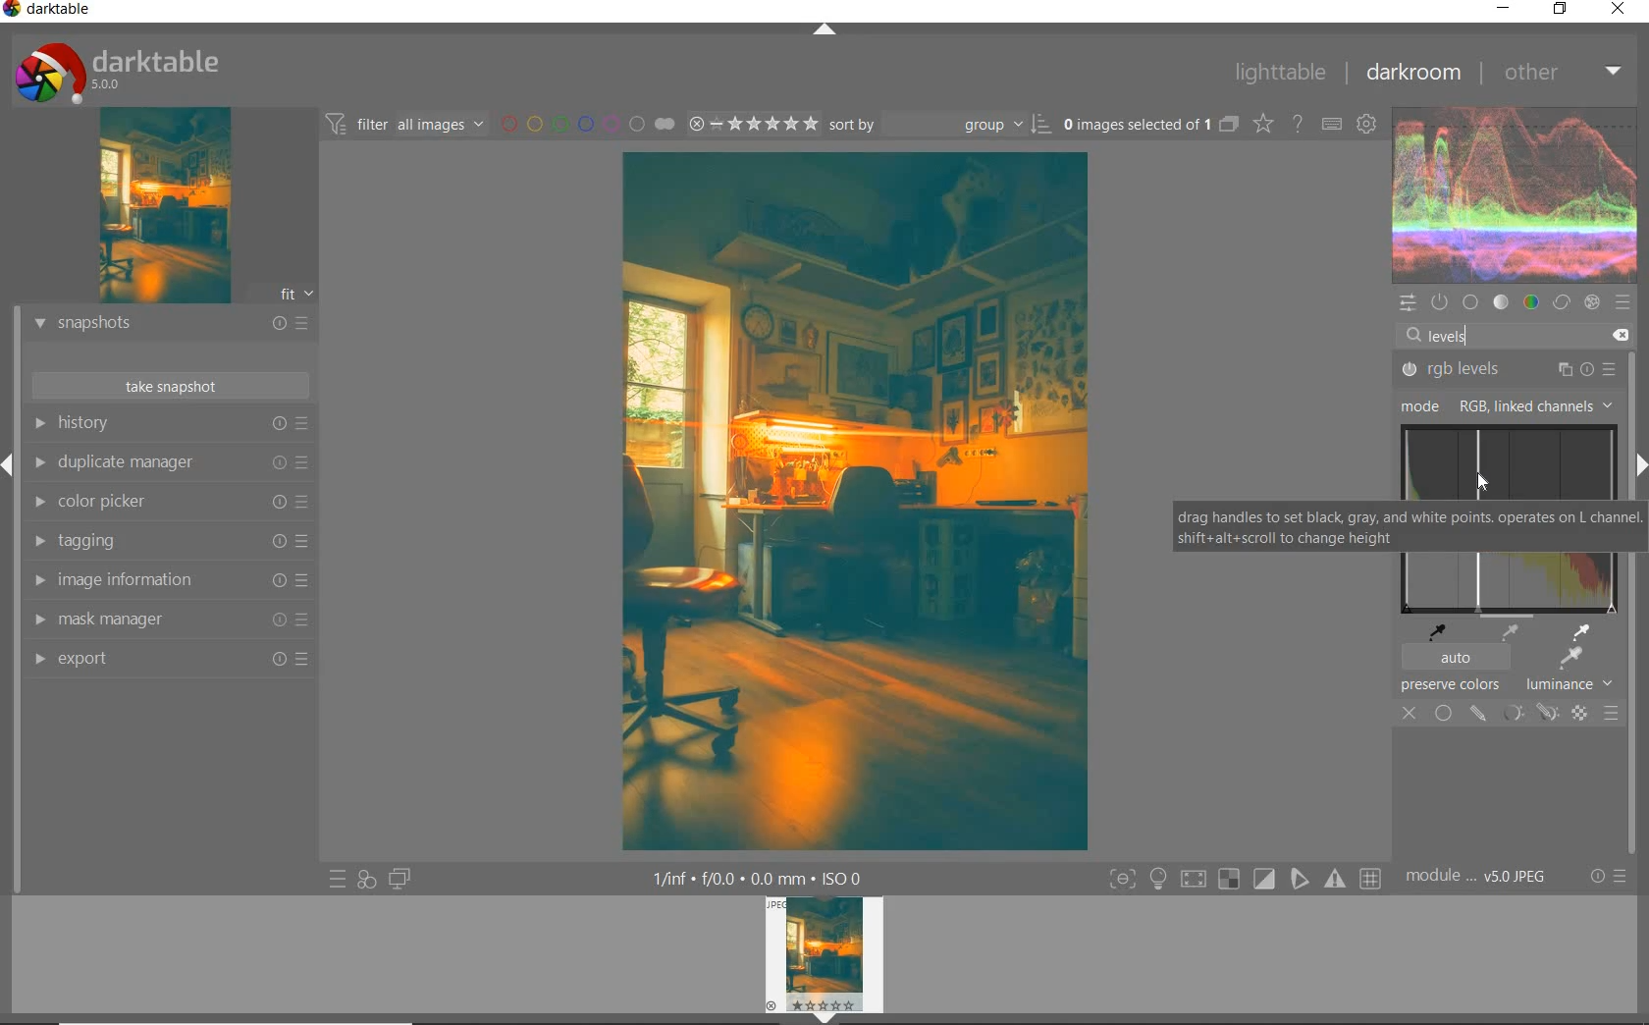 The width and height of the screenshot is (1649, 1025). Describe the element at coordinates (1502, 406) in the screenshot. I see `mode RGB, linked channels` at that location.